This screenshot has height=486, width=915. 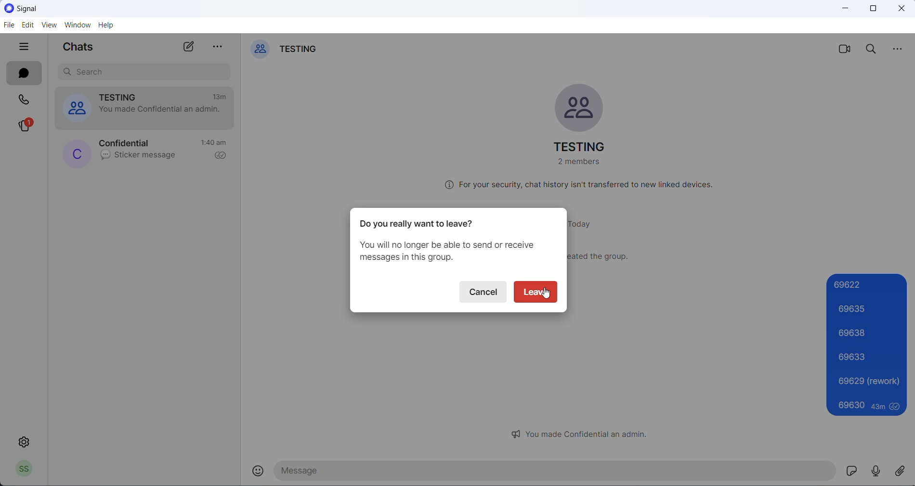 I want to click on admin notification, so click(x=585, y=433).